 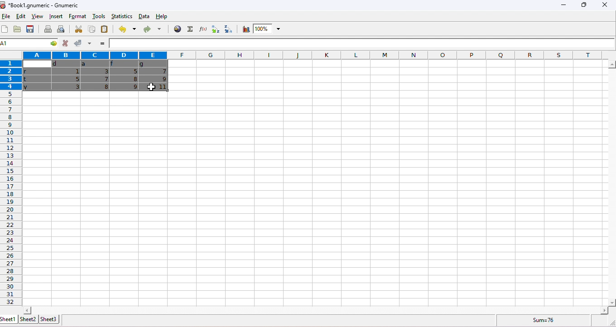 I want to click on insert, so click(x=55, y=16).